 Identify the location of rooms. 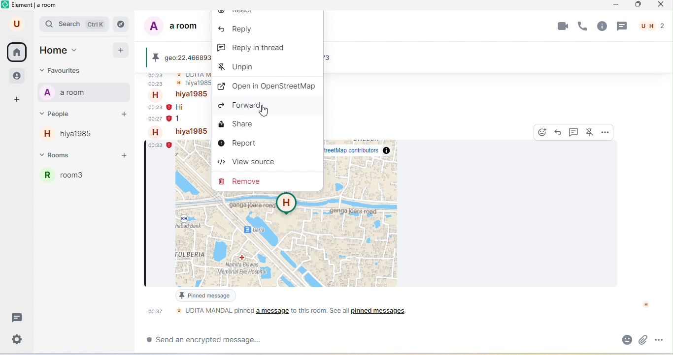
(67, 156).